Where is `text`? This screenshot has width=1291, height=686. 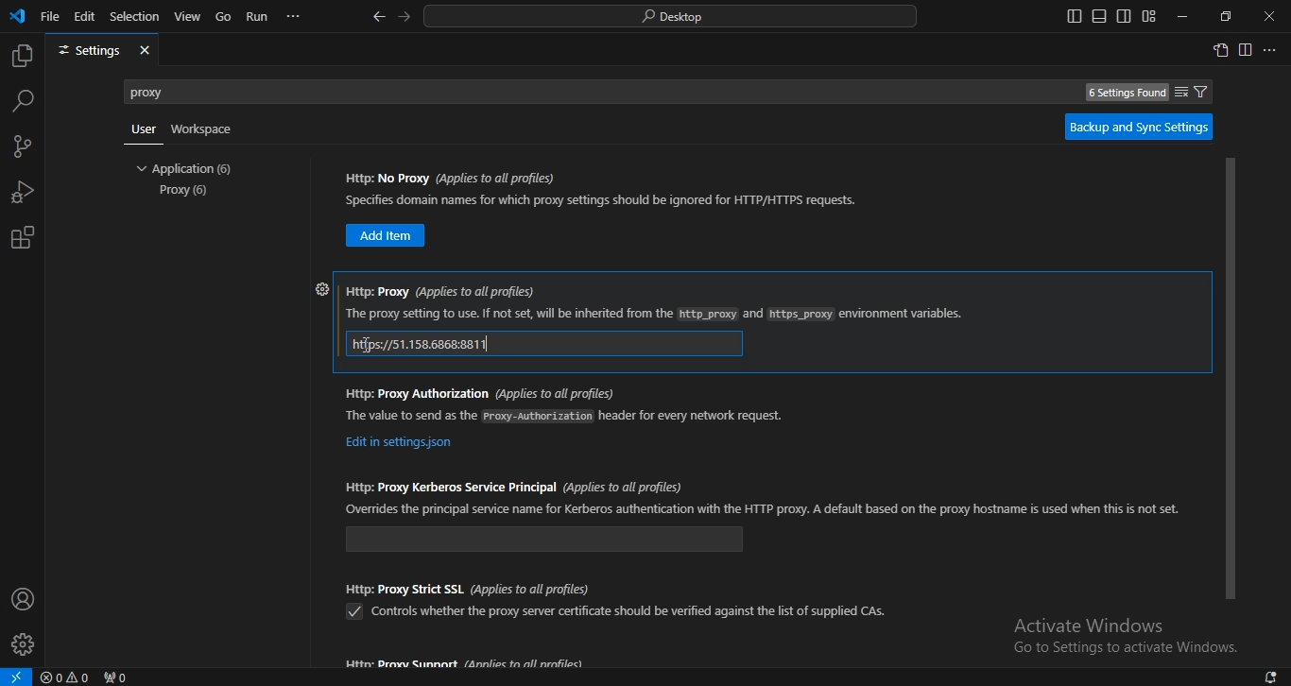
text is located at coordinates (1127, 650).